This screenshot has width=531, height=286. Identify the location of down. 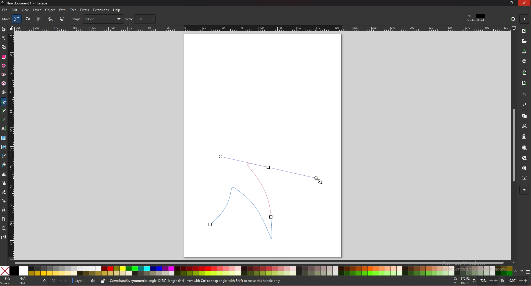
(522, 271).